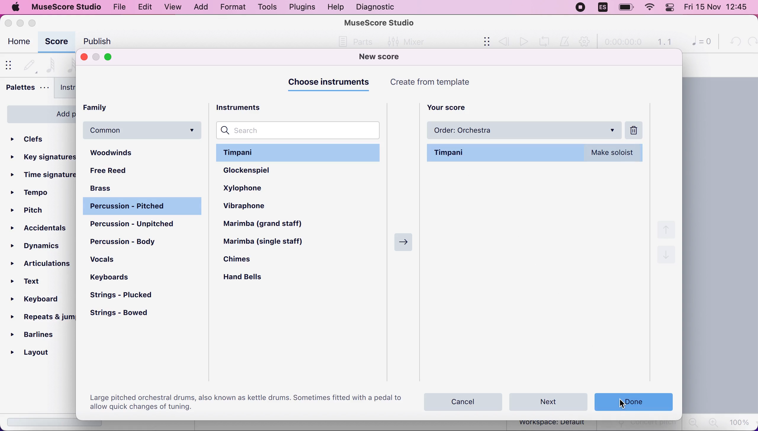  I want to click on tools, so click(265, 7).